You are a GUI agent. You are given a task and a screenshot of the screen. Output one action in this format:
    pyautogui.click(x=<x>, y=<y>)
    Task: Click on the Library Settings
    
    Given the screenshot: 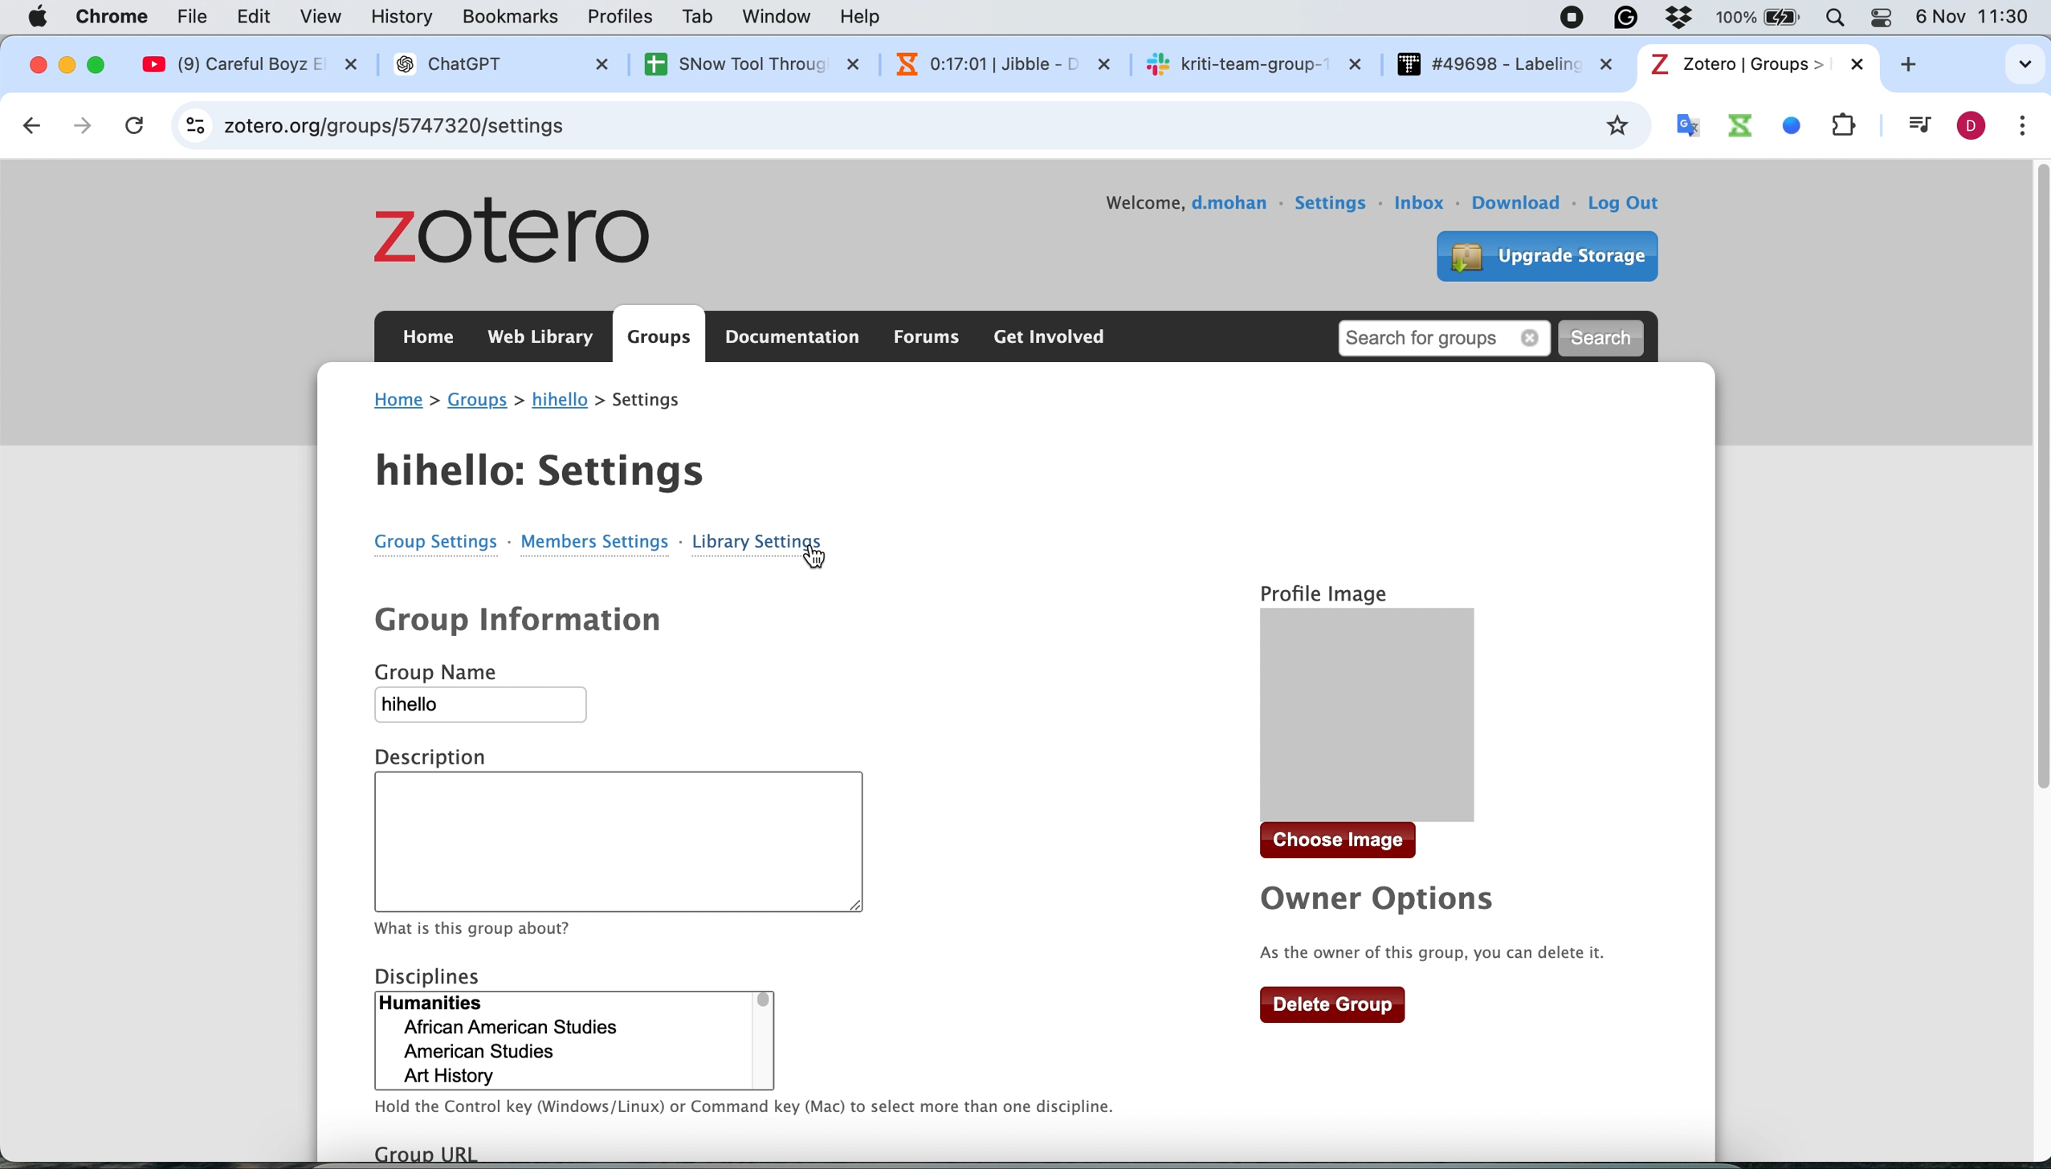 What is the action you would take?
    pyautogui.click(x=760, y=533)
    